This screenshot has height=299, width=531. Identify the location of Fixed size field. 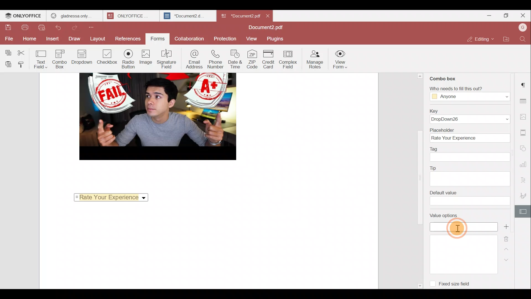
(451, 282).